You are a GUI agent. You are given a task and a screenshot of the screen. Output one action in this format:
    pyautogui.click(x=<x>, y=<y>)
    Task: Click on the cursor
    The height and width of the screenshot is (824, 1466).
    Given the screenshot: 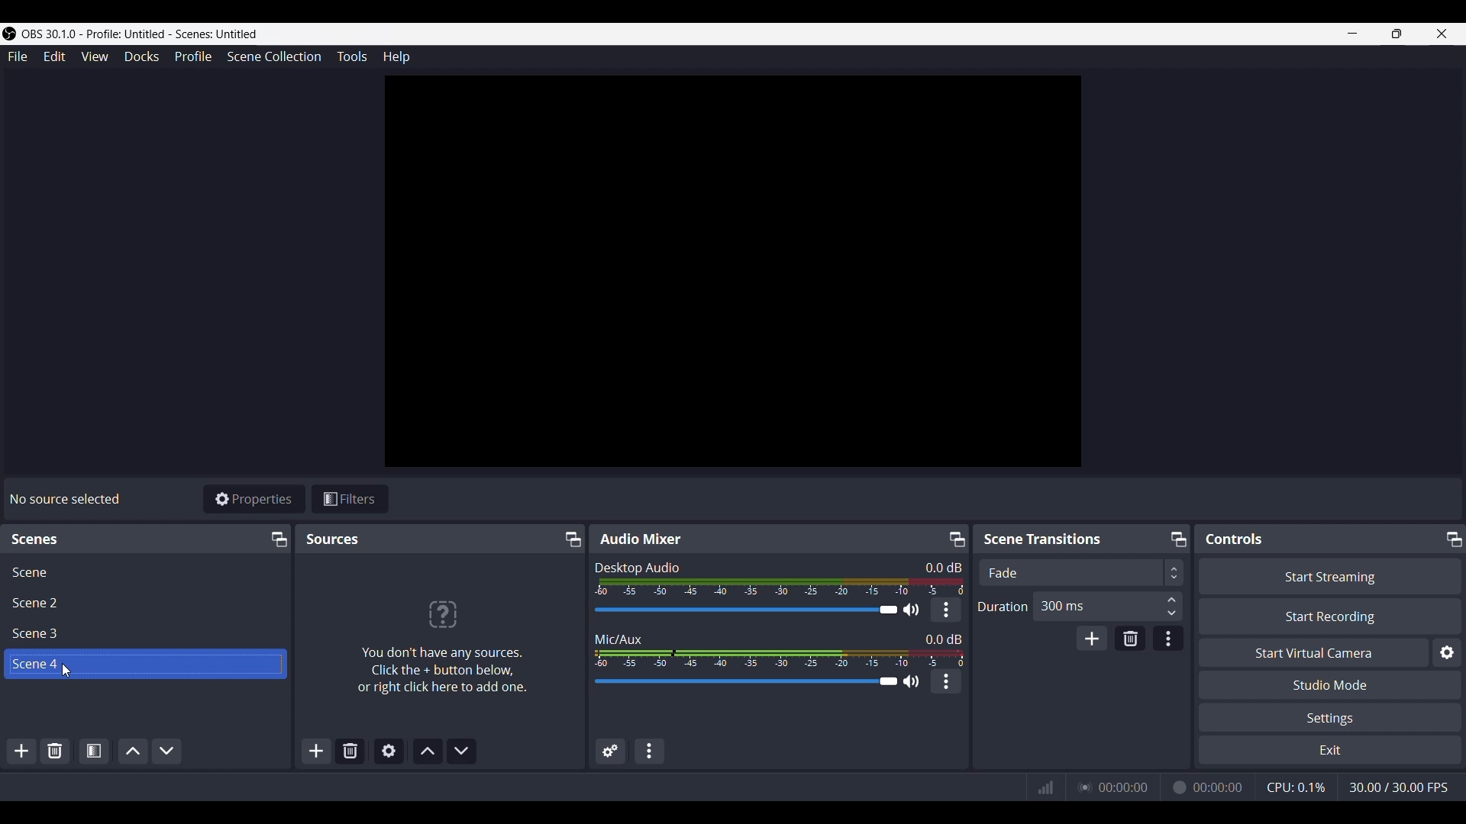 What is the action you would take?
    pyautogui.click(x=69, y=670)
    